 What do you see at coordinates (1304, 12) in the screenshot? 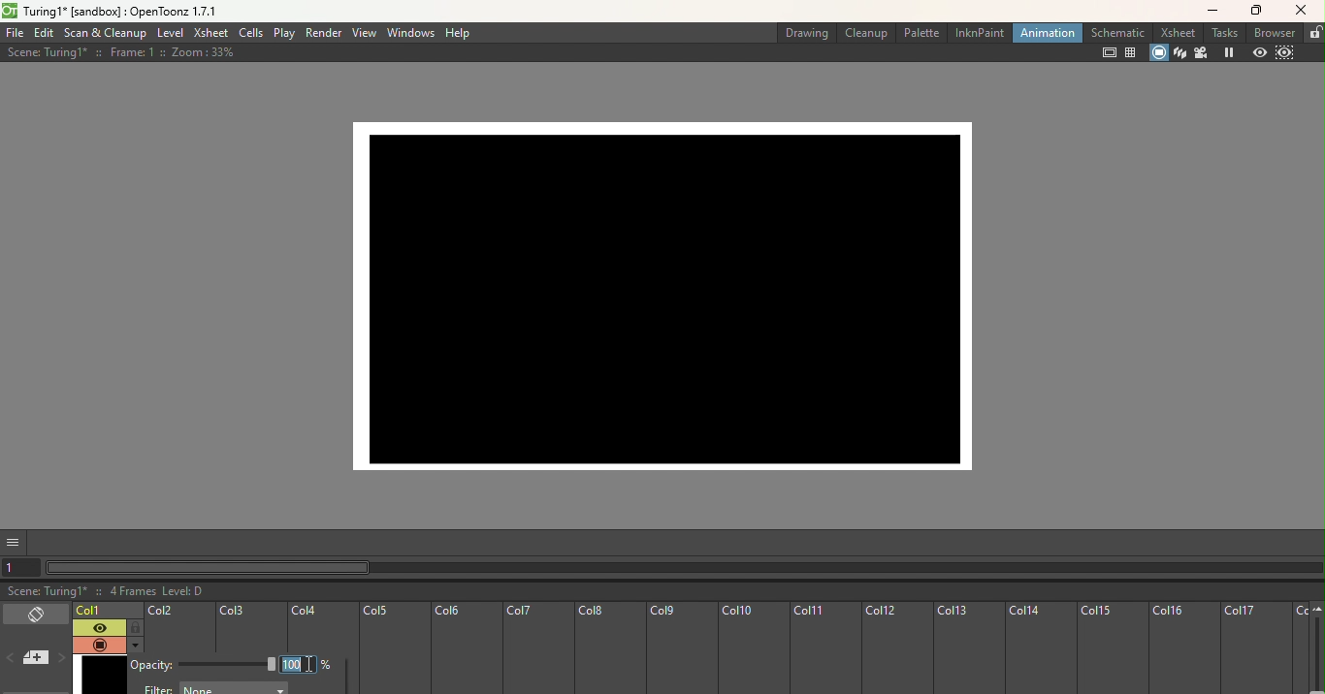
I see `Close` at bounding box center [1304, 12].